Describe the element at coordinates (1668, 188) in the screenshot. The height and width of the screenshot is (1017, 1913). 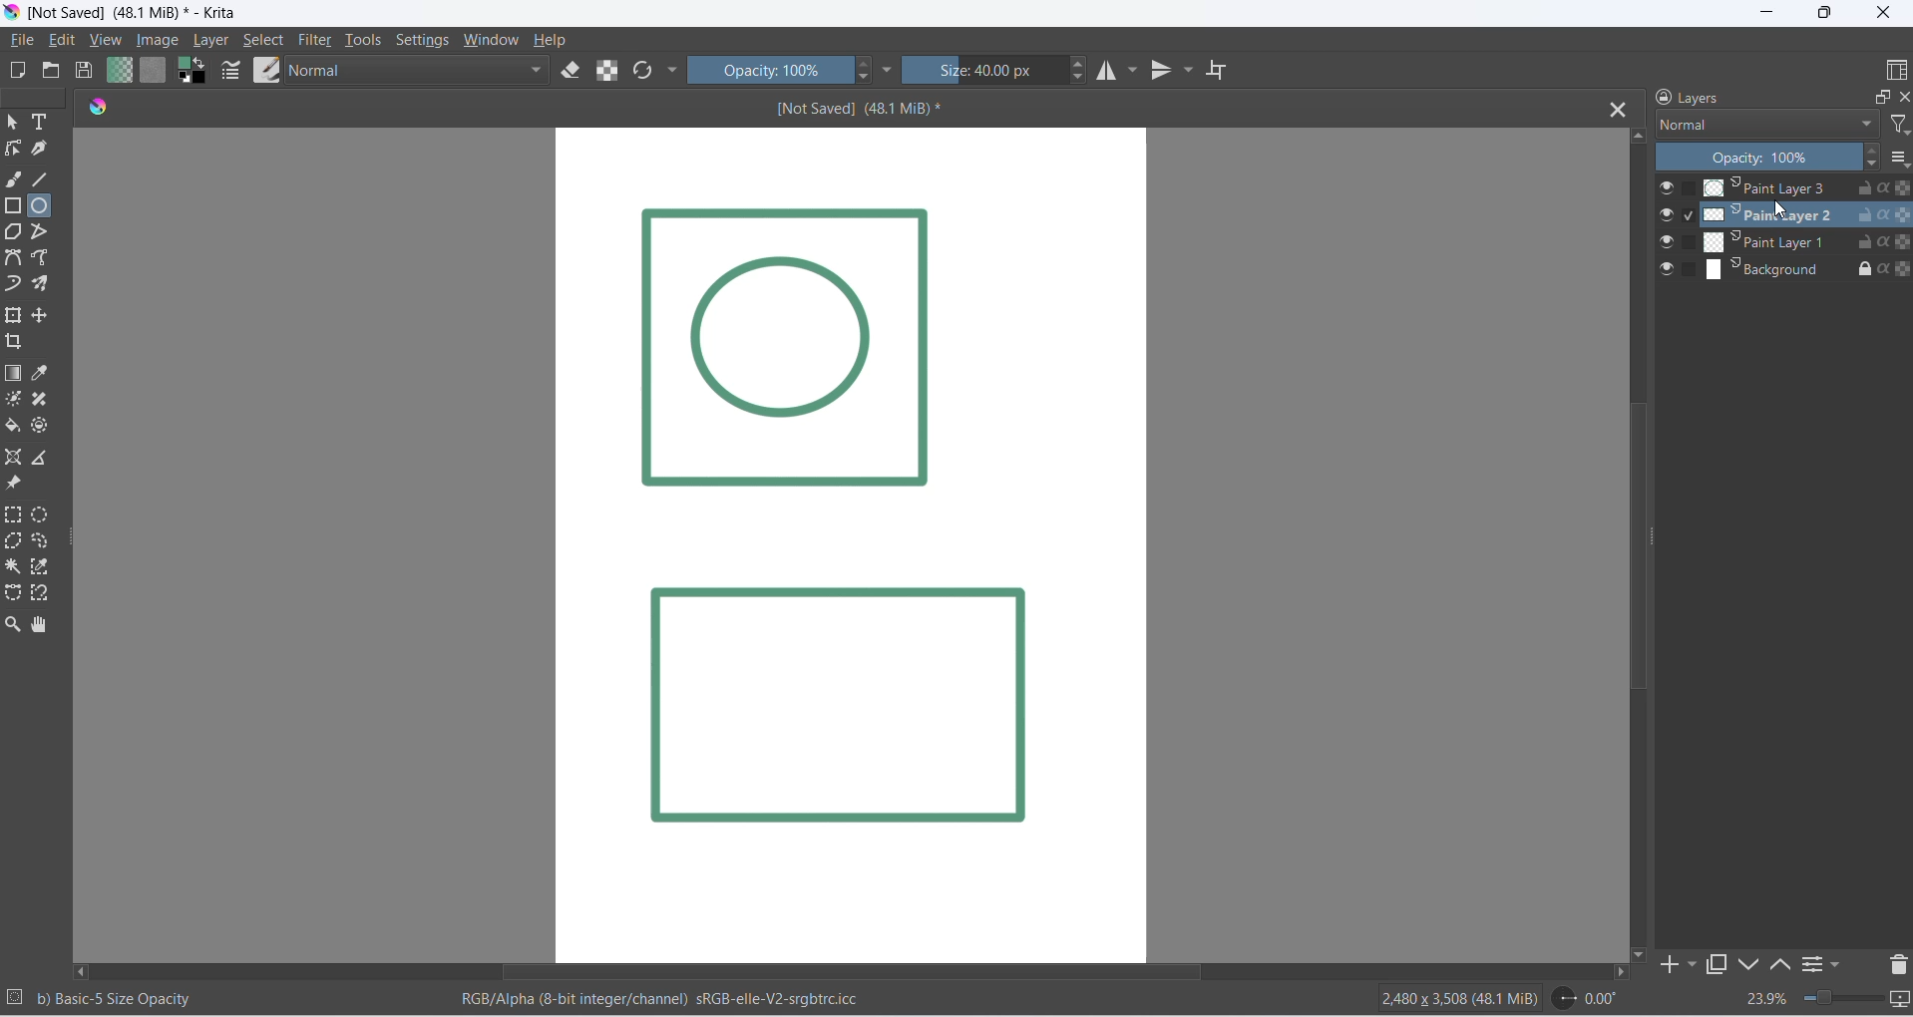
I see `visibility` at that location.